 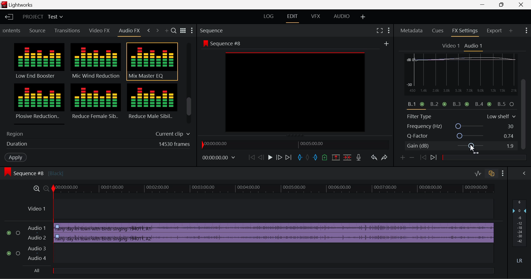 What do you see at coordinates (96, 104) in the screenshot?
I see `Reduce Female Sibilance` at bounding box center [96, 104].